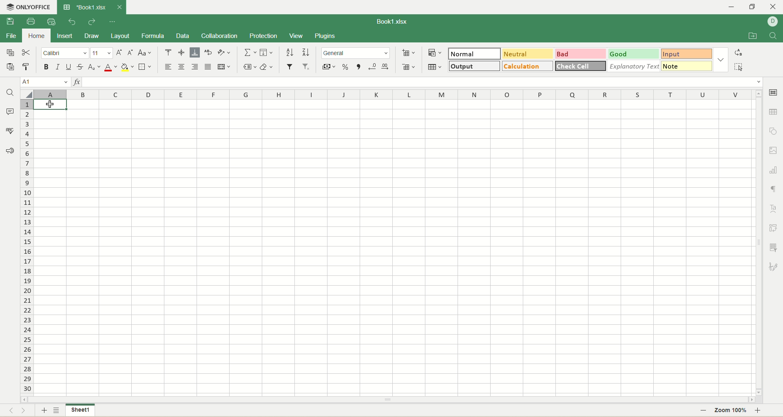 This screenshot has width=783, height=417. I want to click on image settings, so click(774, 150).